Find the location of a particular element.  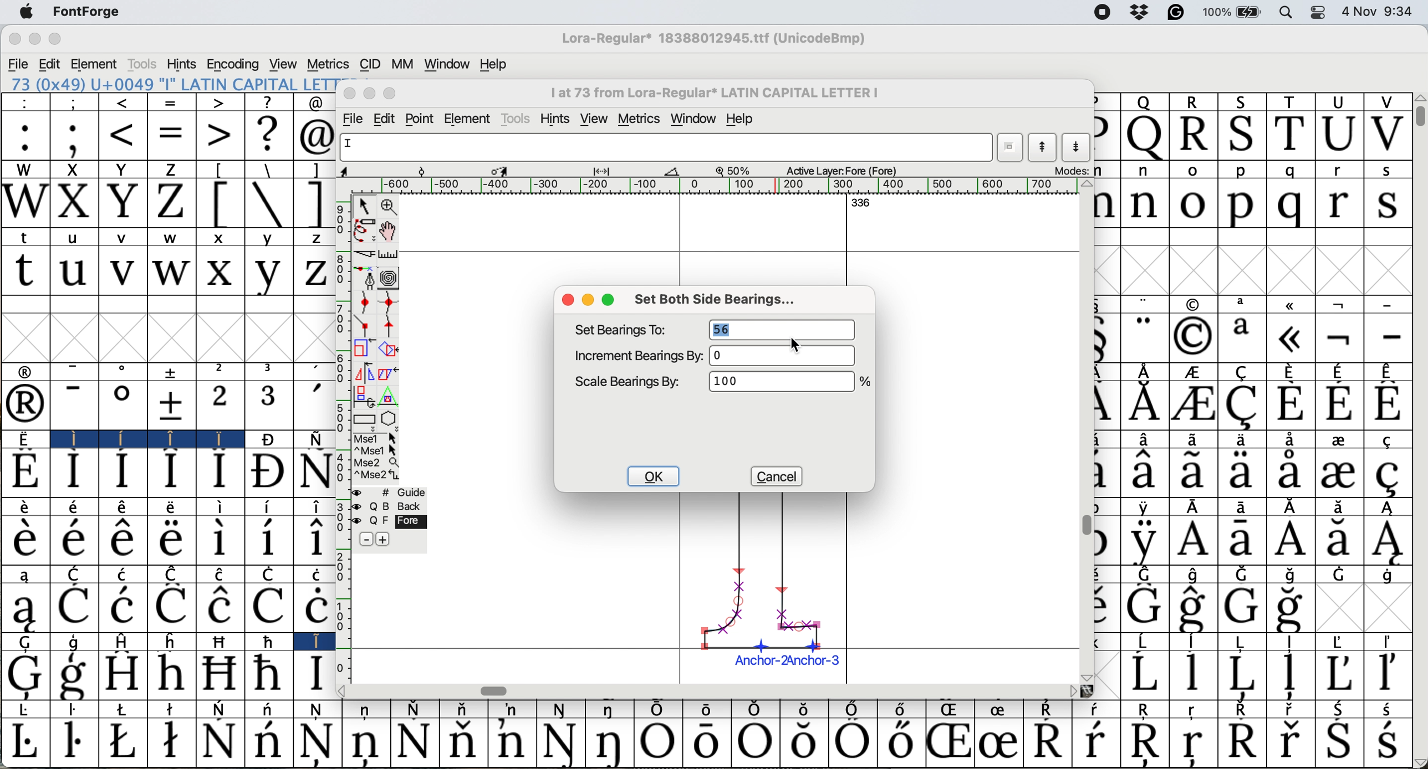

zoom scale is located at coordinates (736, 171).